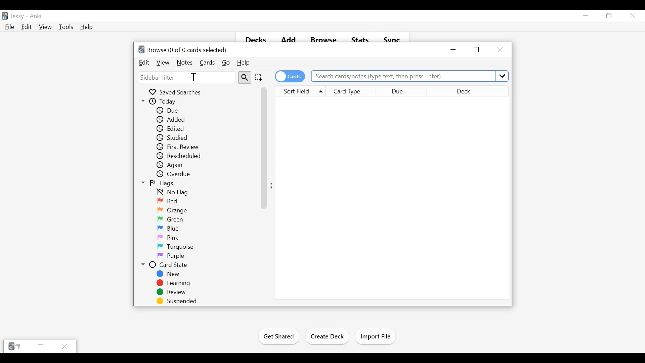 Image resolution: width=645 pixels, height=363 pixels. I want to click on Orange, so click(172, 210).